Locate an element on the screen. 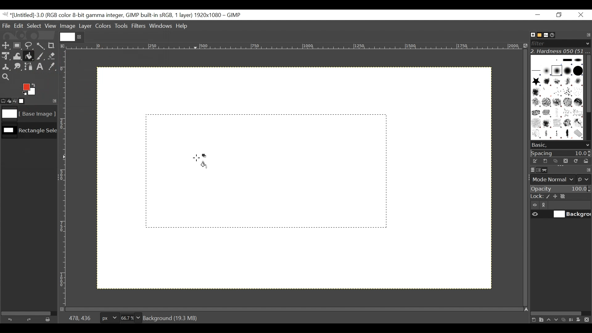 Image resolution: width=592 pixels, height=333 pixels. Rectangle Select Tool is located at coordinates (17, 45).